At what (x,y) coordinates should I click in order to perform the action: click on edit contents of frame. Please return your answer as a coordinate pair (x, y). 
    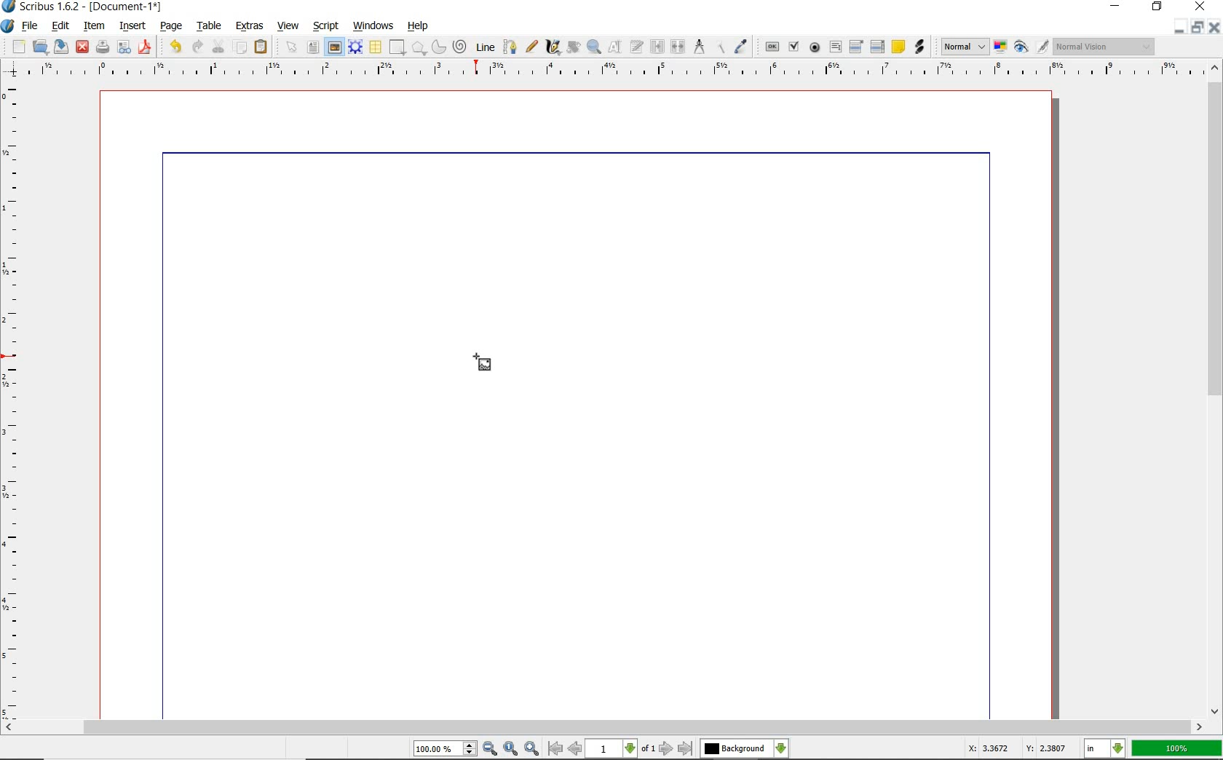
    Looking at the image, I should click on (617, 47).